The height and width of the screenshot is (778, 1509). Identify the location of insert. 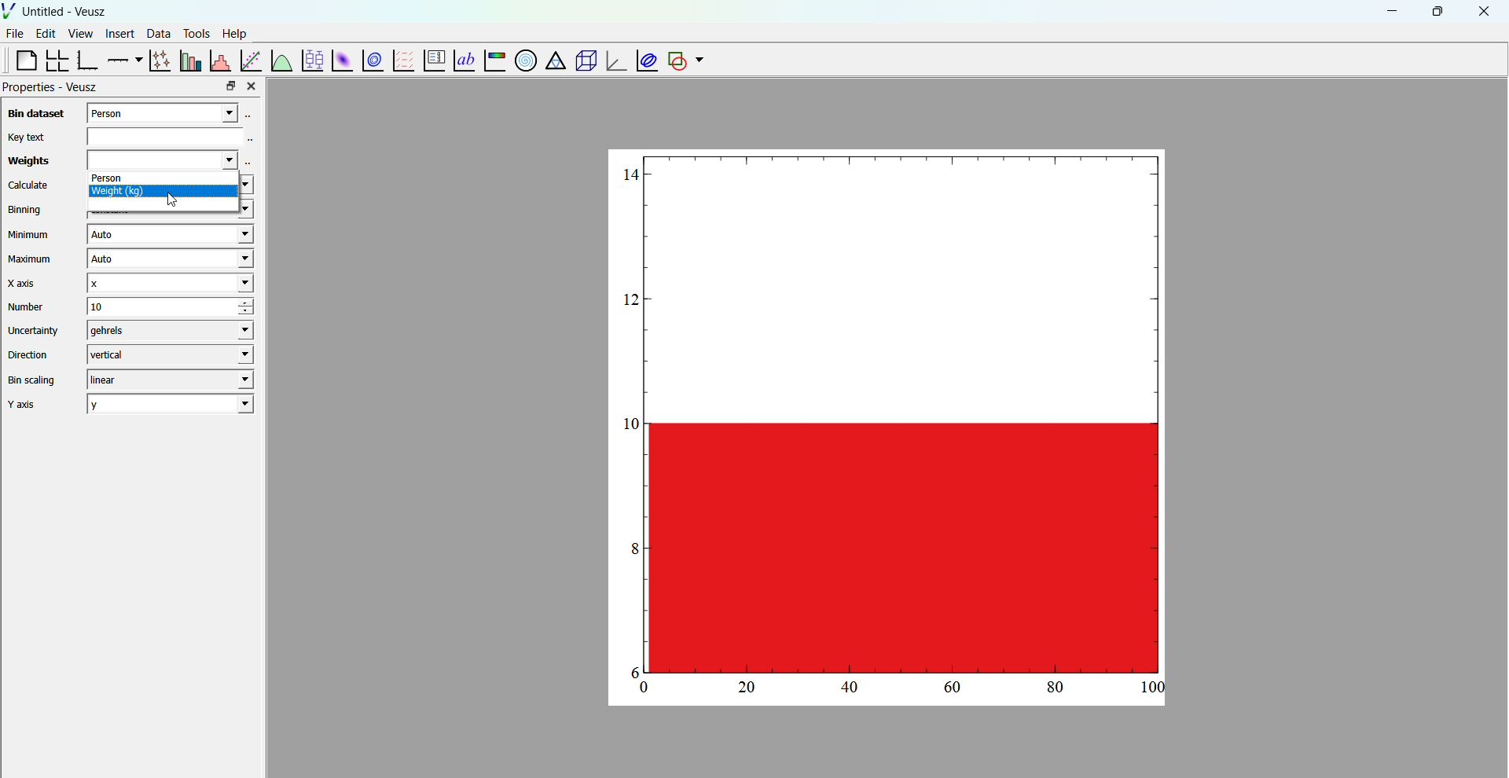
(117, 32).